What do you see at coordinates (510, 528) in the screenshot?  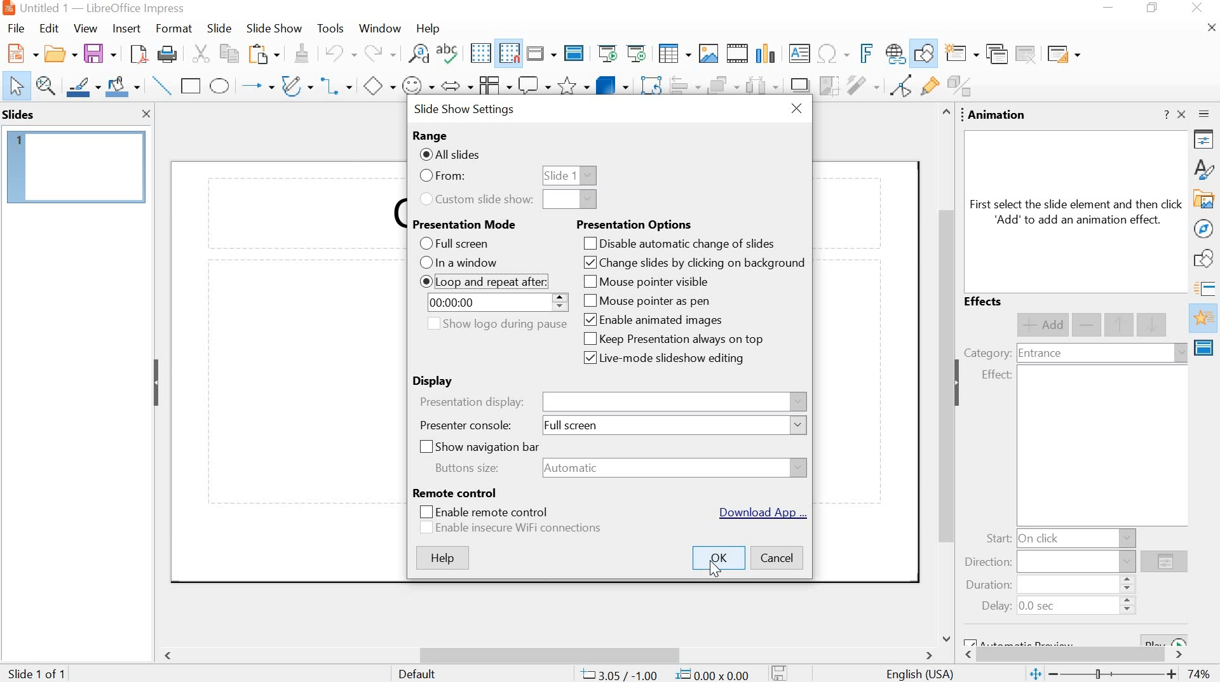 I see `enable insecure wifi connections` at bounding box center [510, 528].